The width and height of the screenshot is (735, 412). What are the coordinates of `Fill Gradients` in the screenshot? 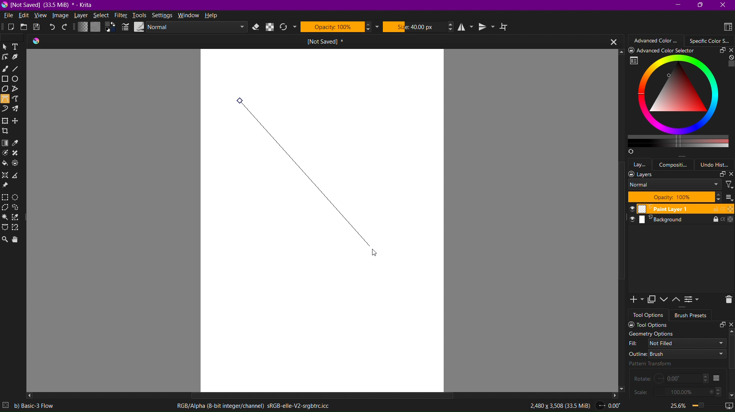 It's located at (82, 28).